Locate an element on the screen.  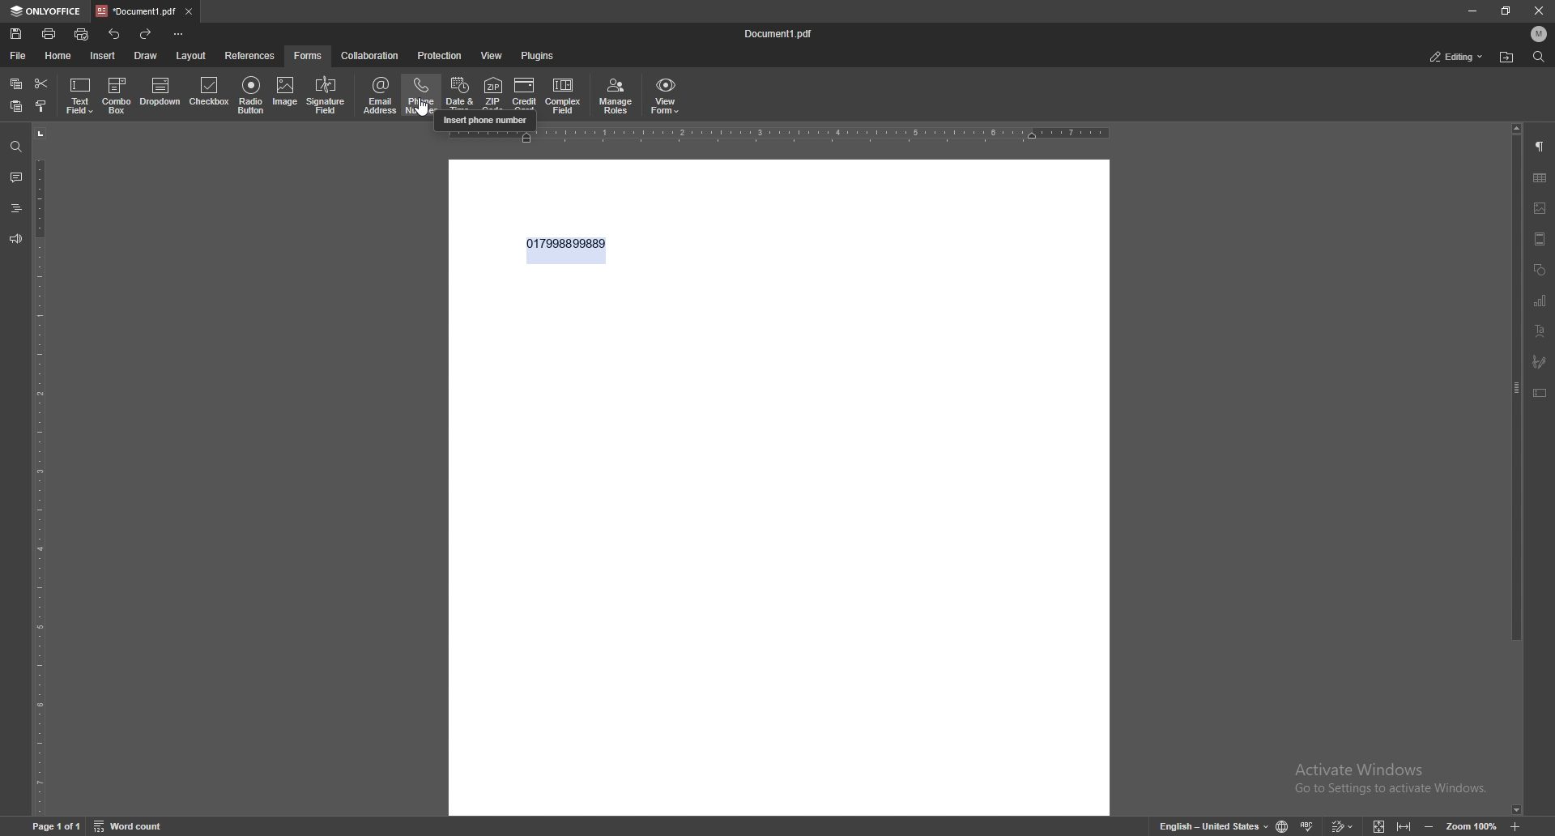
checkbox is located at coordinates (210, 93).